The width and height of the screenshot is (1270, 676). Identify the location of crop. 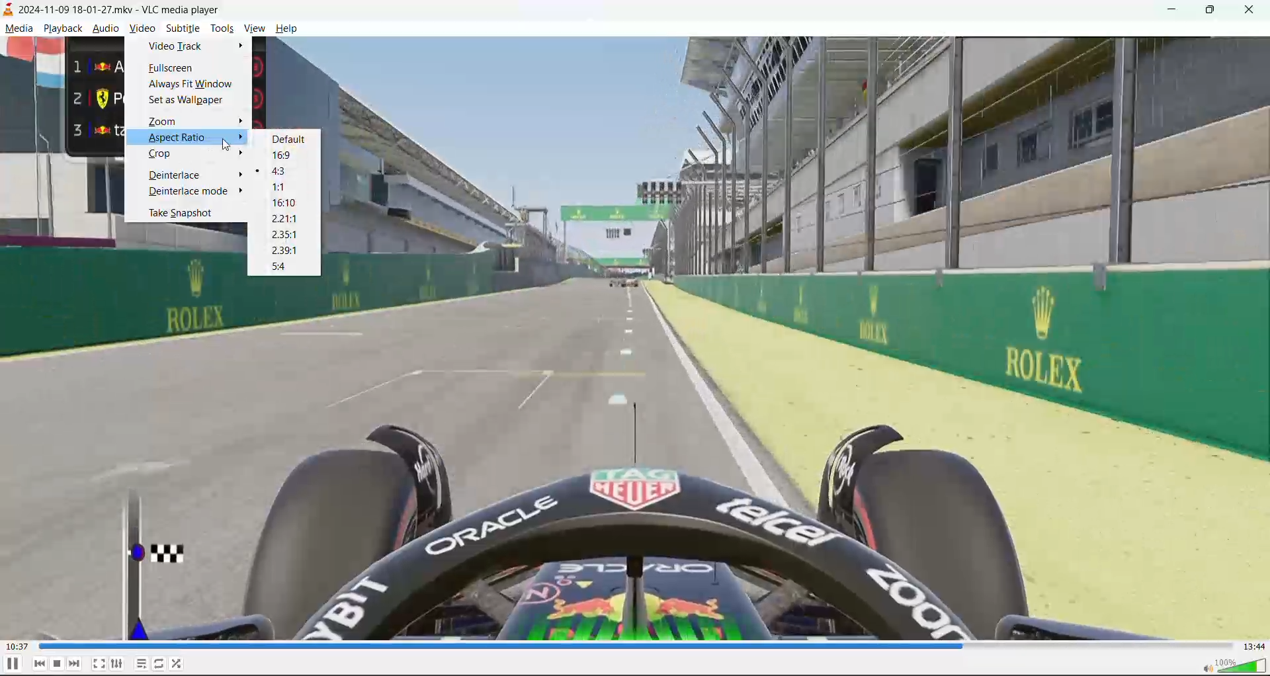
(163, 155).